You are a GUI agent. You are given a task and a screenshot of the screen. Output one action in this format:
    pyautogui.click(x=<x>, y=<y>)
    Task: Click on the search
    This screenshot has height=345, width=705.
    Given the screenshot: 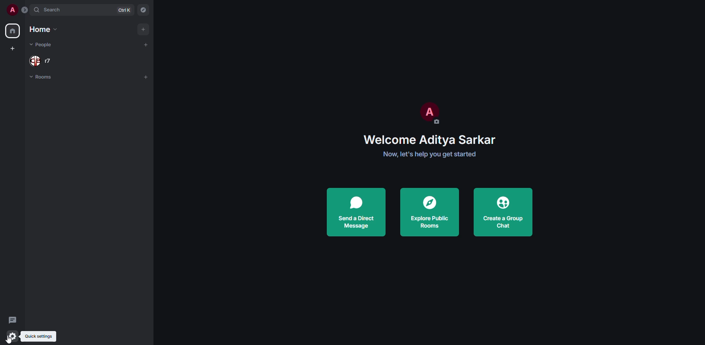 What is the action you would take?
    pyautogui.click(x=54, y=11)
    